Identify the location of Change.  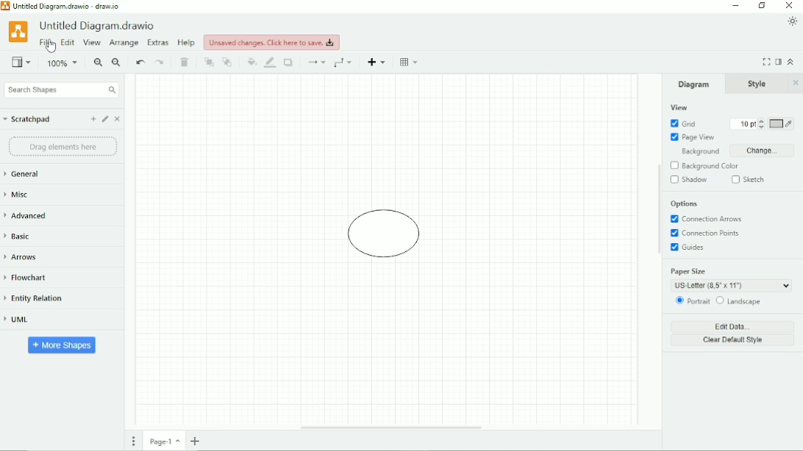
(765, 151).